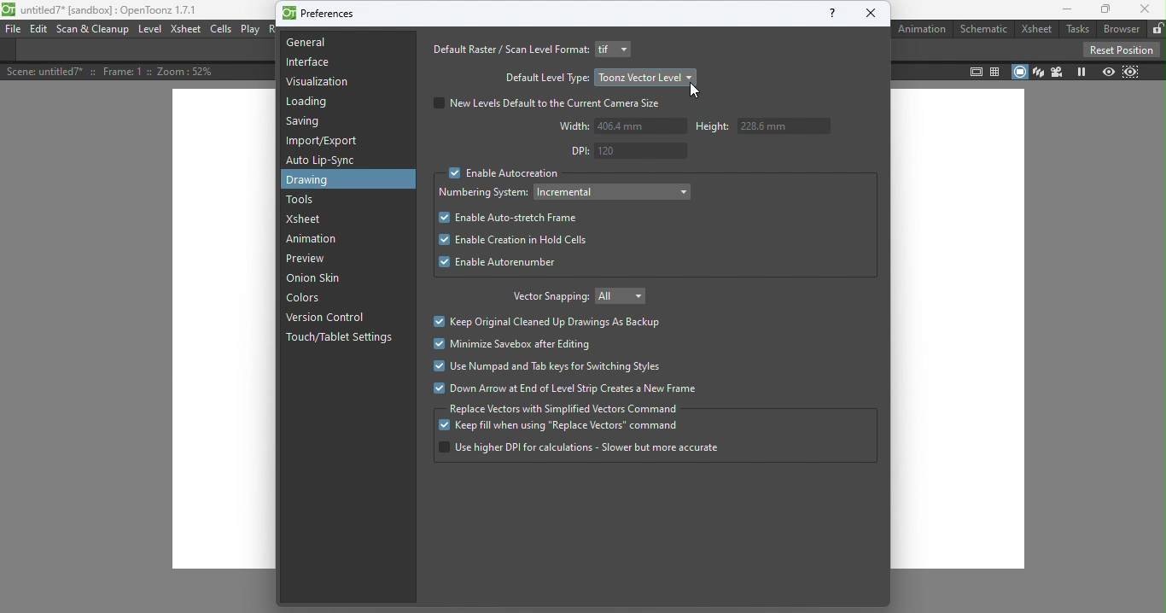 The image size is (1166, 613). I want to click on Lock rooms tab, so click(1157, 29).